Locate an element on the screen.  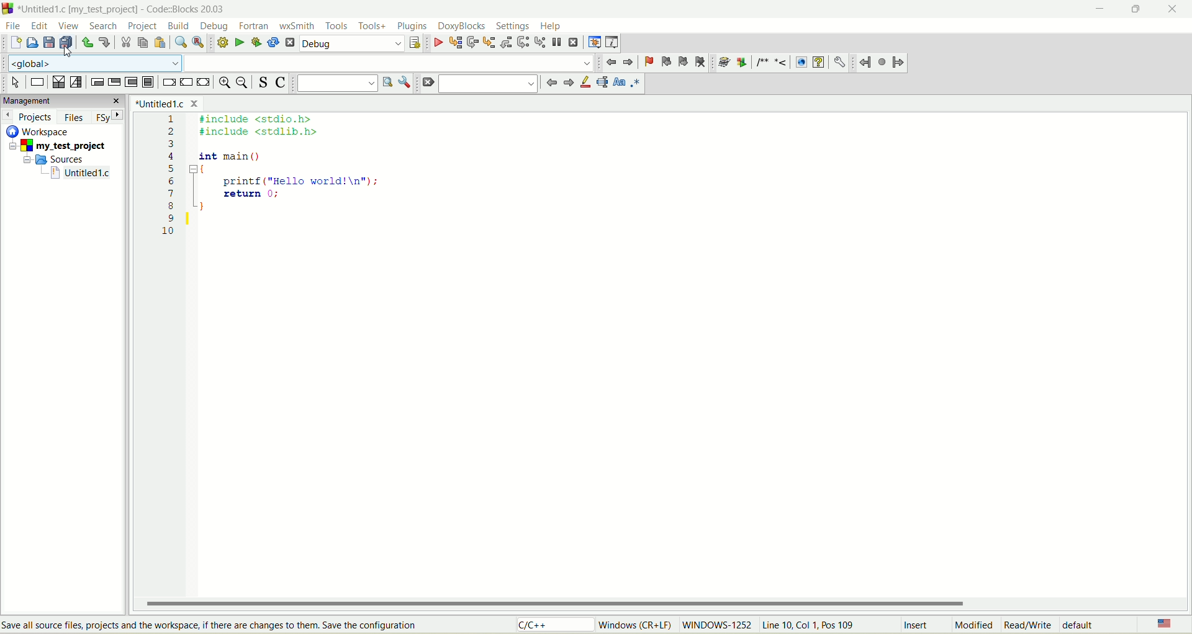
go forward is located at coordinates (550, 84).